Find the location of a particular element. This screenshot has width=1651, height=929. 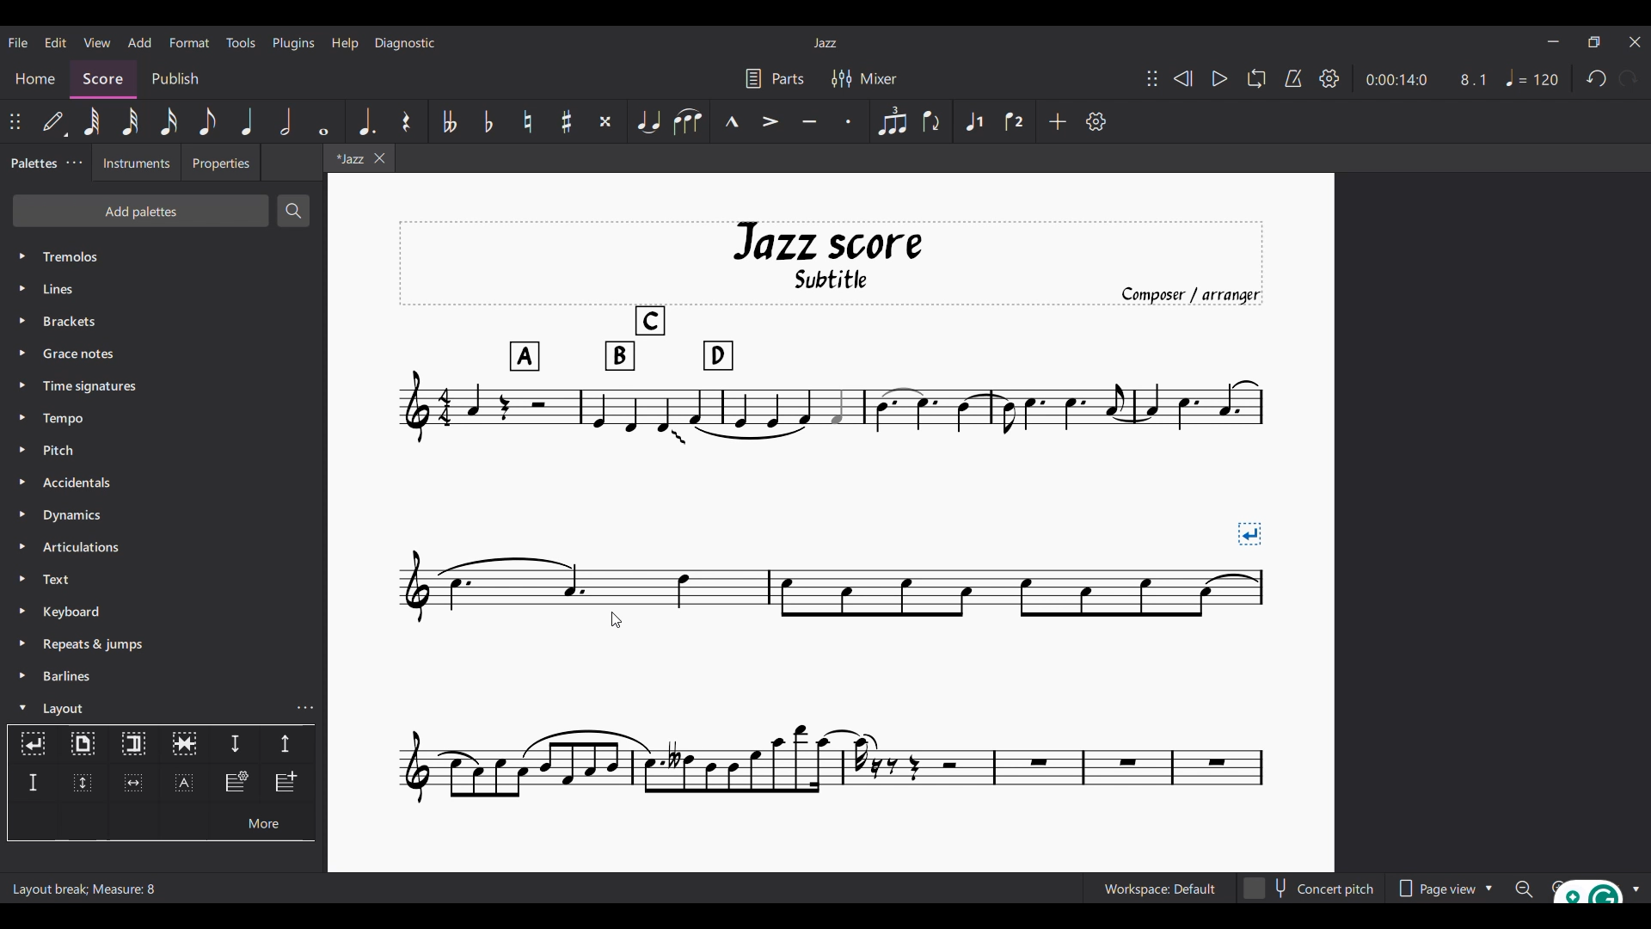

Tools menu is located at coordinates (241, 42).